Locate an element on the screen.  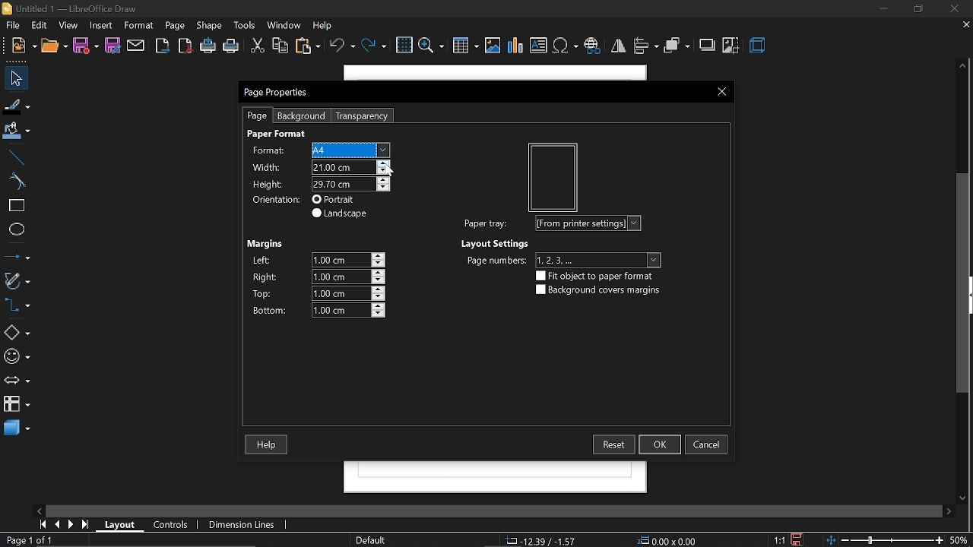
edit is located at coordinates (40, 26).